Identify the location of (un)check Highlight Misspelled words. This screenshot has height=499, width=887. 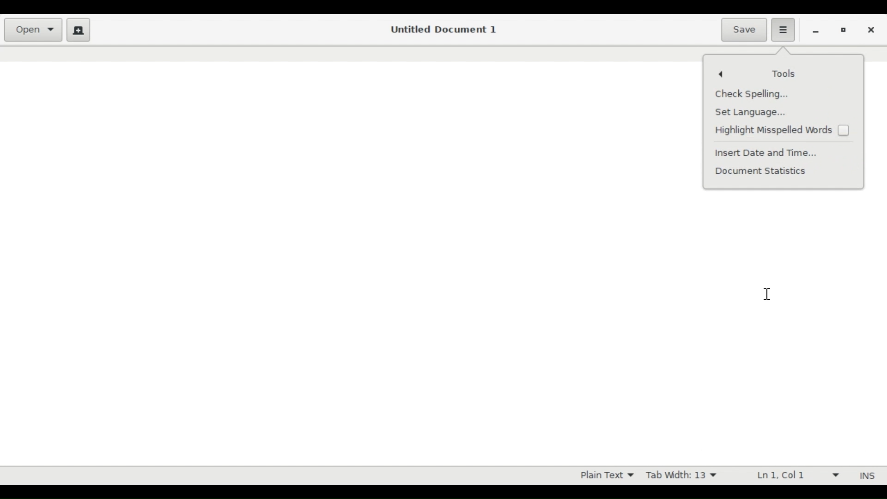
(785, 130).